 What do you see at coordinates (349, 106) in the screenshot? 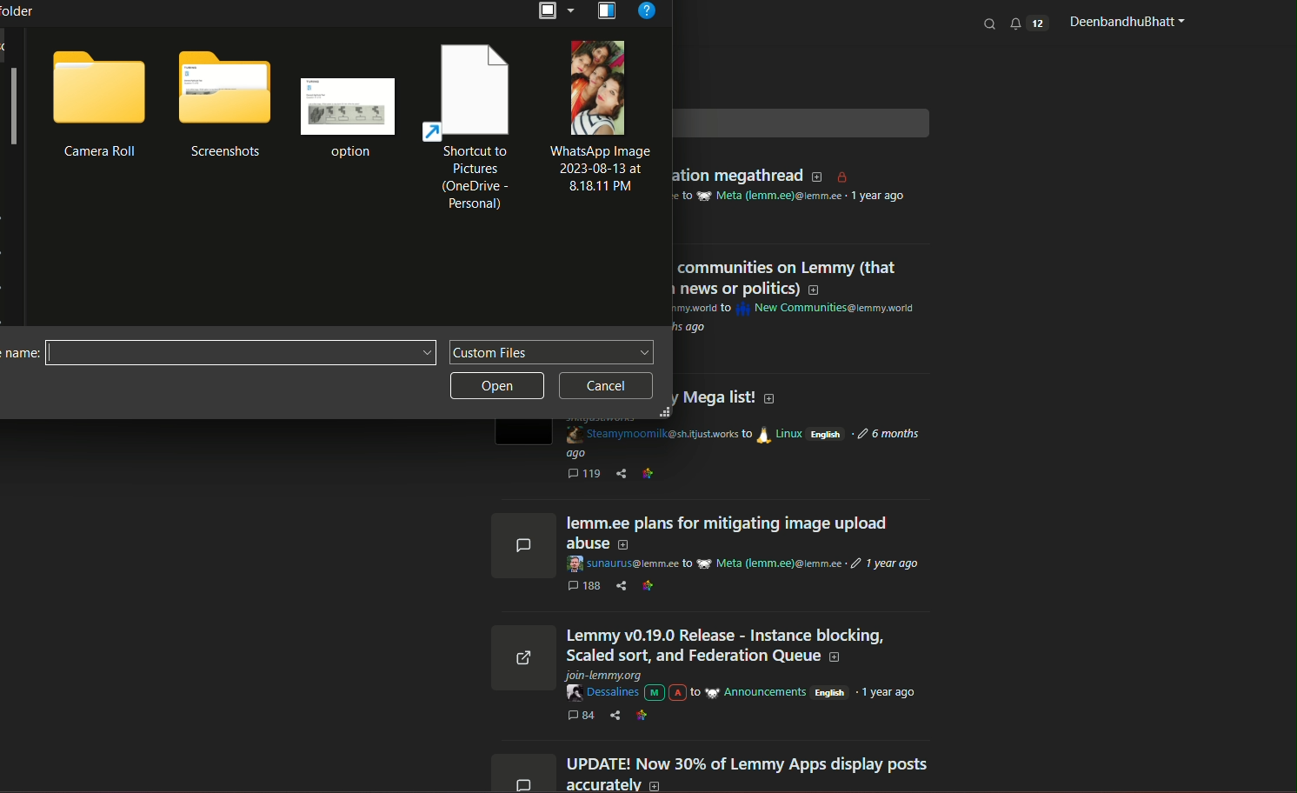
I see `image` at bounding box center [349, 106].